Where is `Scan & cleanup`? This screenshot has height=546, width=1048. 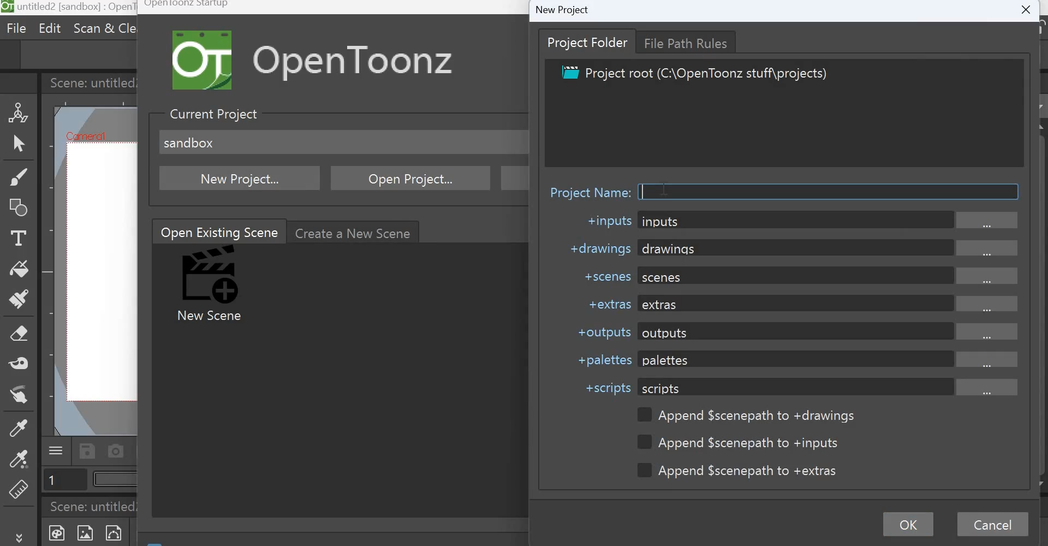 Scan & cleanup is located at coordinates (103, 27).